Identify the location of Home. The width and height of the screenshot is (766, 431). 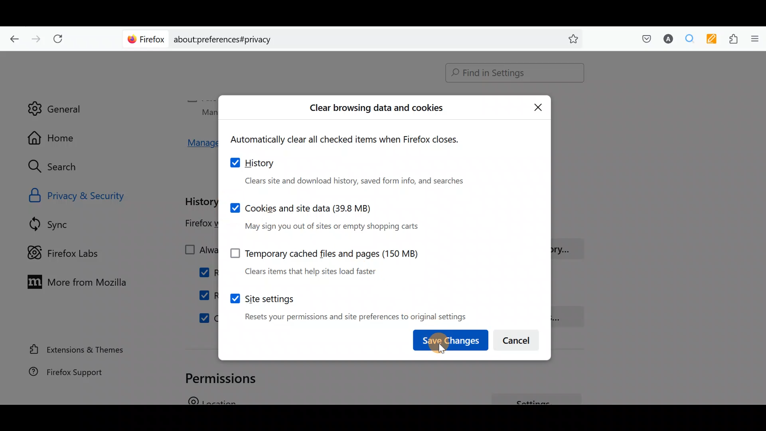
(59, 138).